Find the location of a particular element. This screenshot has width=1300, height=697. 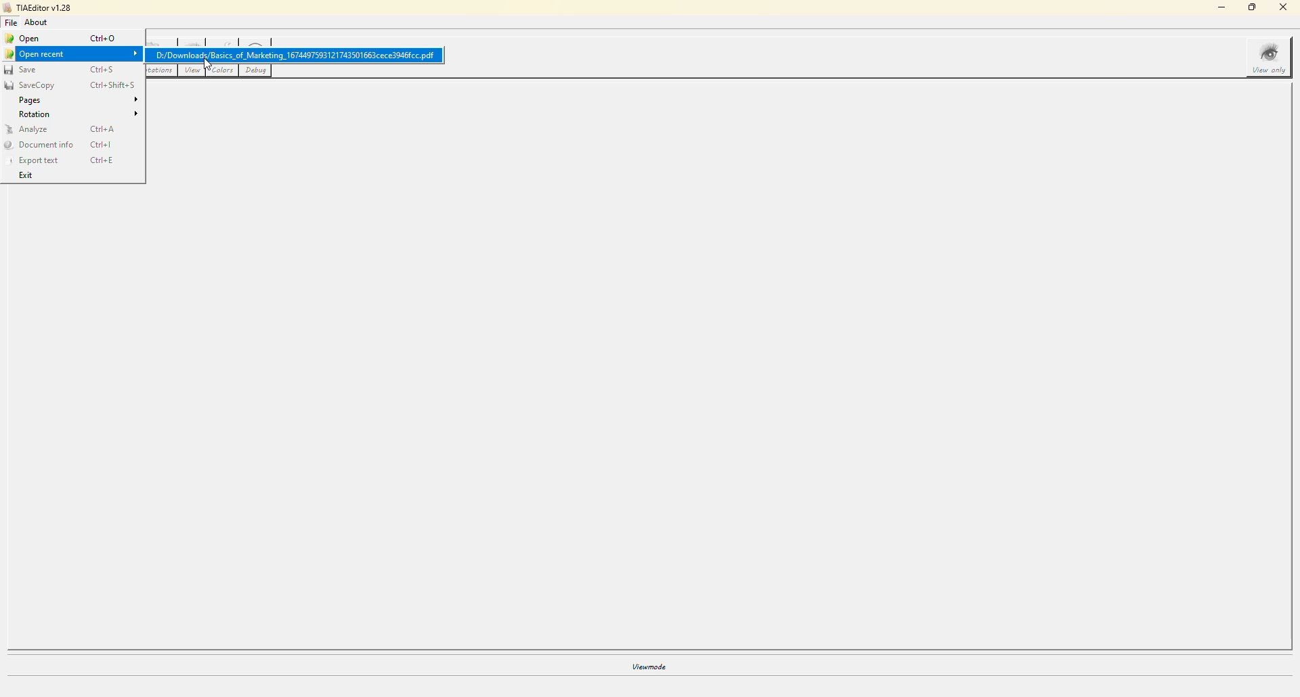

view only is located at coordinates (1266, 56).